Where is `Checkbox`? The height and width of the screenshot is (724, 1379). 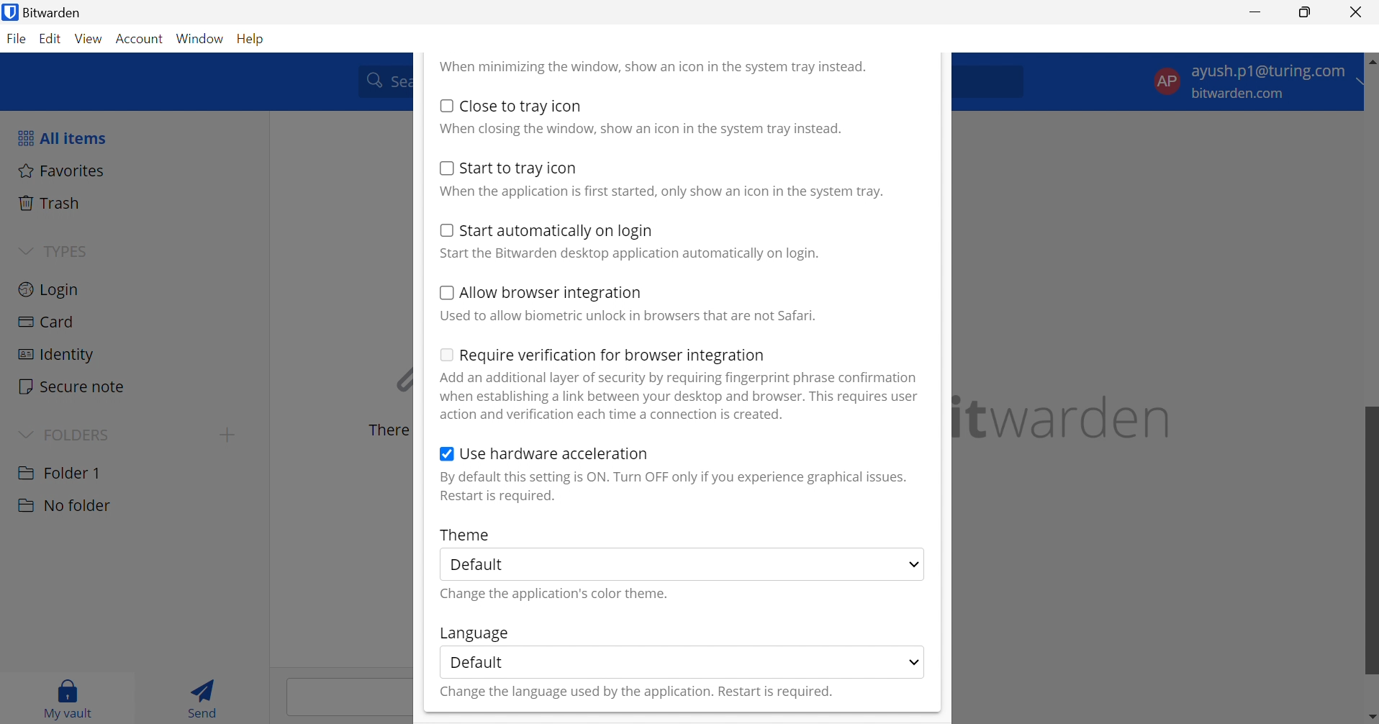
Checkbox is located at coordinates (443, 230).